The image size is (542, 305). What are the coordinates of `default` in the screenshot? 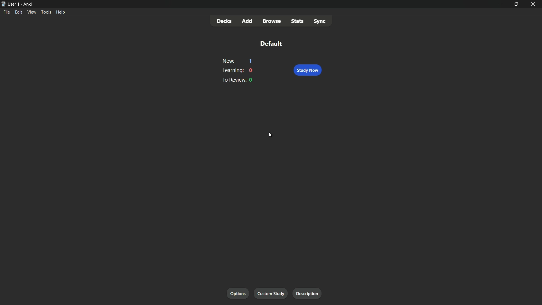 It's located at (270, 43).